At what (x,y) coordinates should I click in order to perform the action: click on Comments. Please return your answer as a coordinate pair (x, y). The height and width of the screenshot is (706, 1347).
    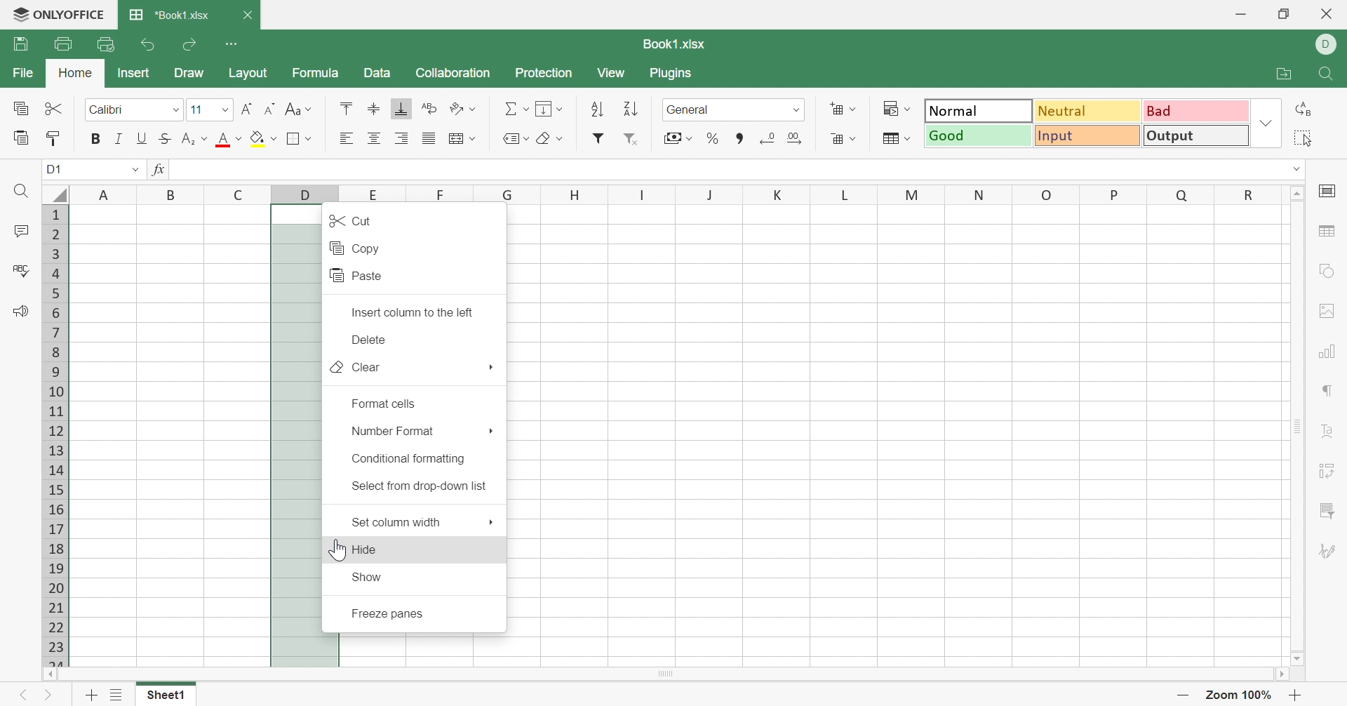
    Looking at the image, I should click on (22, 230).